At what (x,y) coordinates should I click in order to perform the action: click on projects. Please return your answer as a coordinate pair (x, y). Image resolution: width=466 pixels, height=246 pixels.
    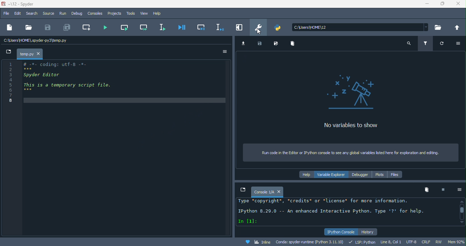
    Looking at the image, I should click on (114, 13).